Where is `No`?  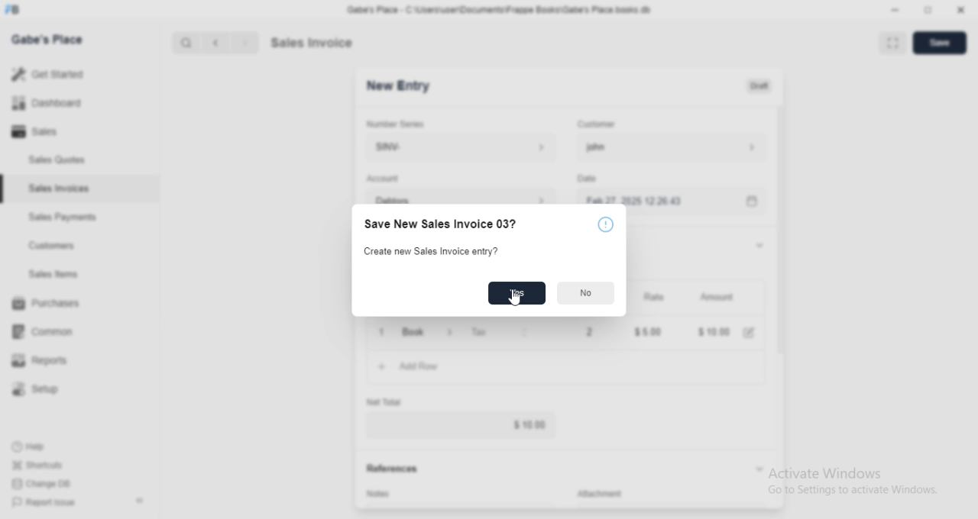
No is located at coordinates (587, 294).